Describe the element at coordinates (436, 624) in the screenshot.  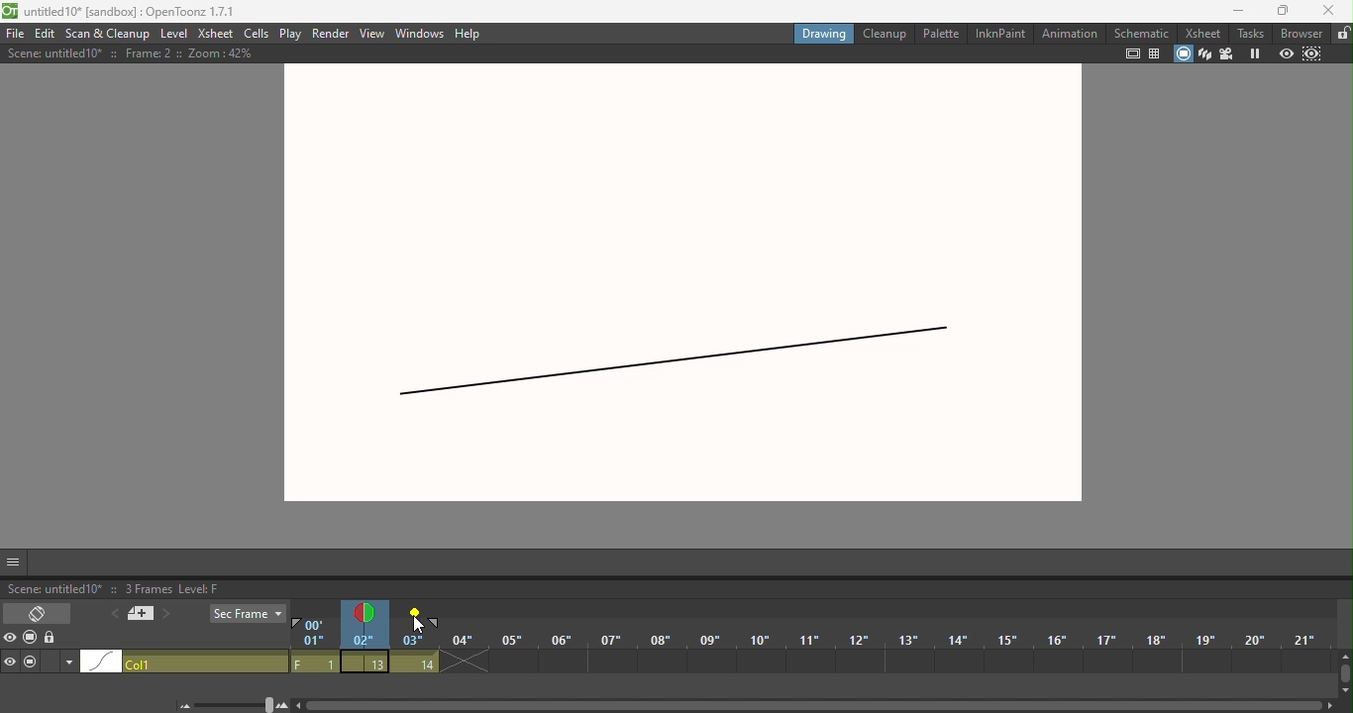
I see `Playback end marker` at that location.